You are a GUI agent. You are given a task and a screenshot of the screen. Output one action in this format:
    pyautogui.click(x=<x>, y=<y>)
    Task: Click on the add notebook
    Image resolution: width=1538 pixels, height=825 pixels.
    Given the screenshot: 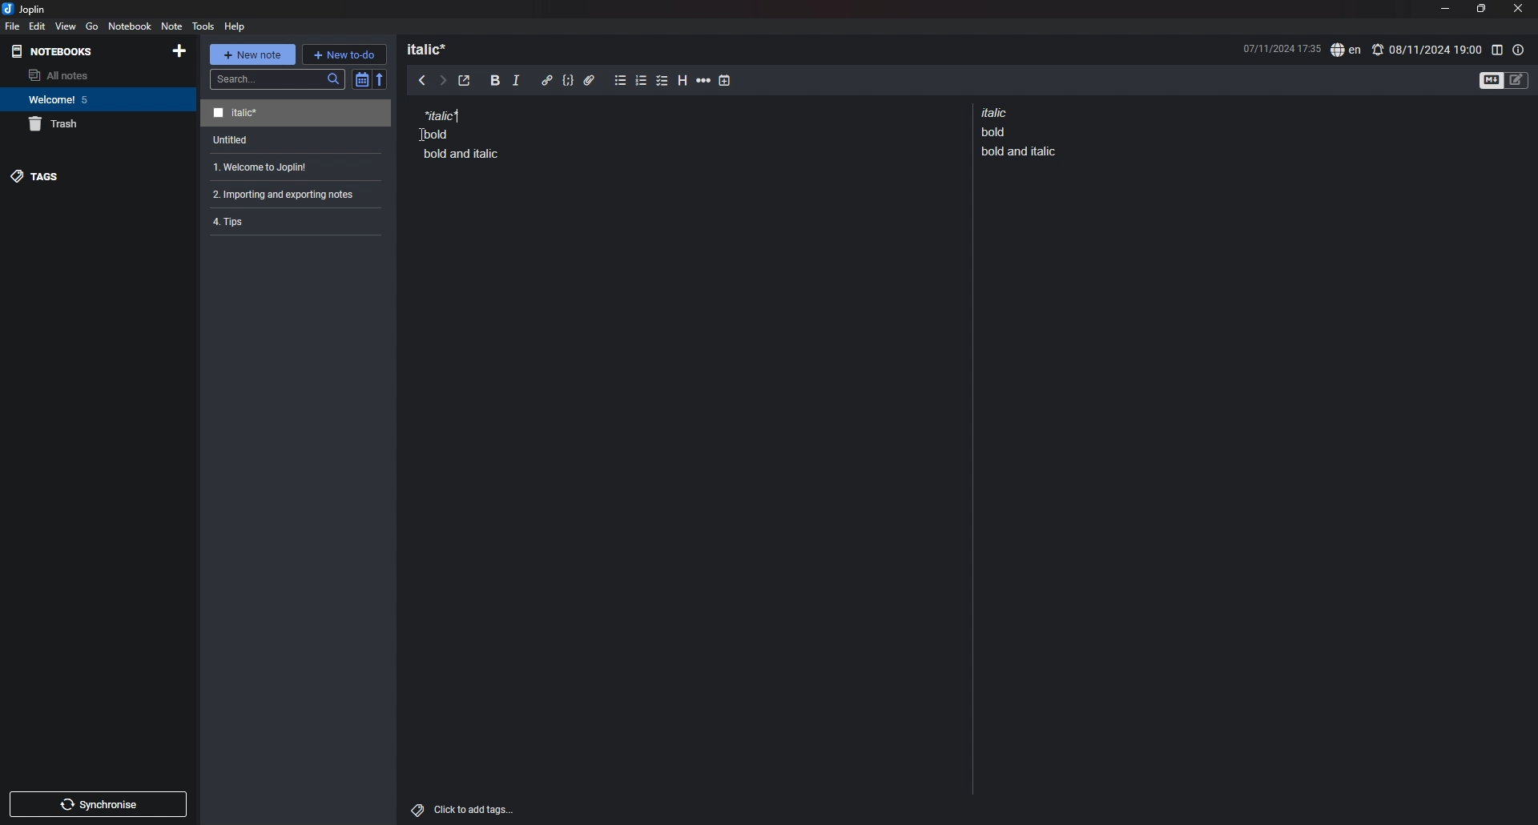 What is the action you would take?
    pyautogui.click(x=178, y=50)
    